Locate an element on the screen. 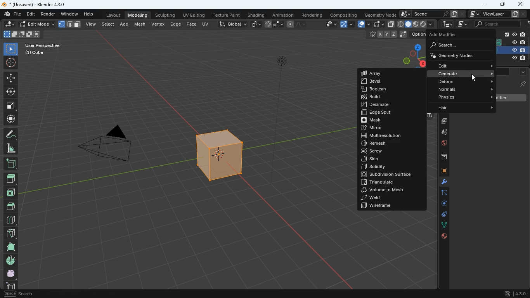 The image size is (530, 298). subdivision is located at coordinates (393, 175).